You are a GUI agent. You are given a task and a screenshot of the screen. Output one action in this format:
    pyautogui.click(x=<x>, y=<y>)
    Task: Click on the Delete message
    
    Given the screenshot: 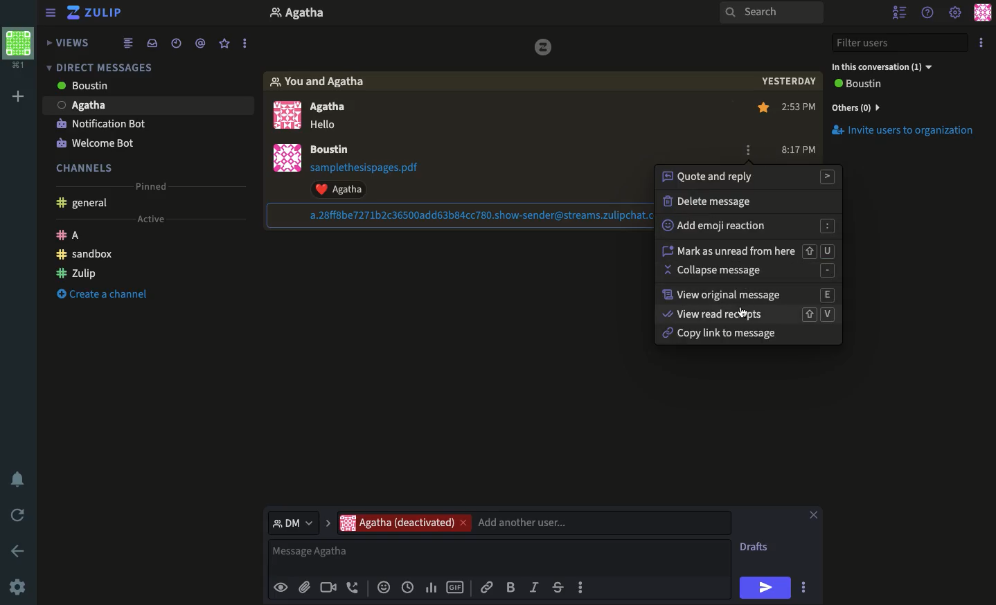 What is the action you would take?
    pyautogui.click(x=712, y=202)
    